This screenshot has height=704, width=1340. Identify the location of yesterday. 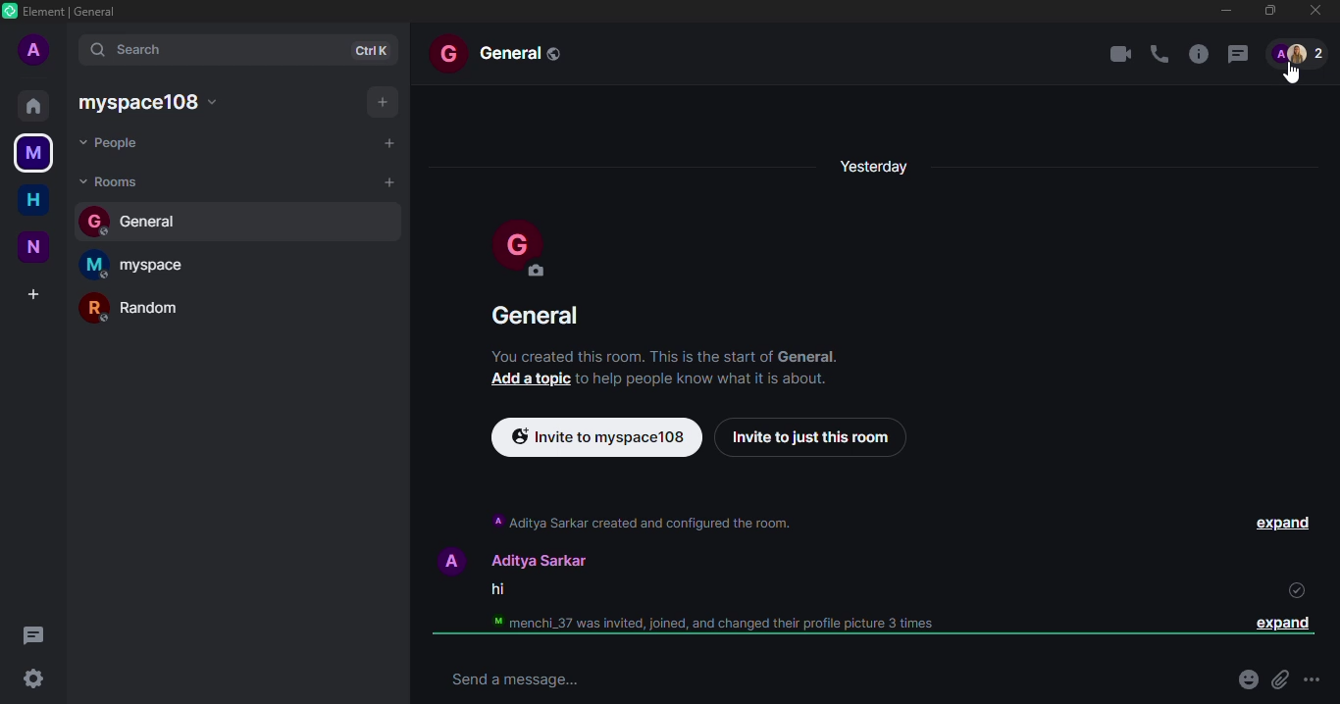
(876, 163).